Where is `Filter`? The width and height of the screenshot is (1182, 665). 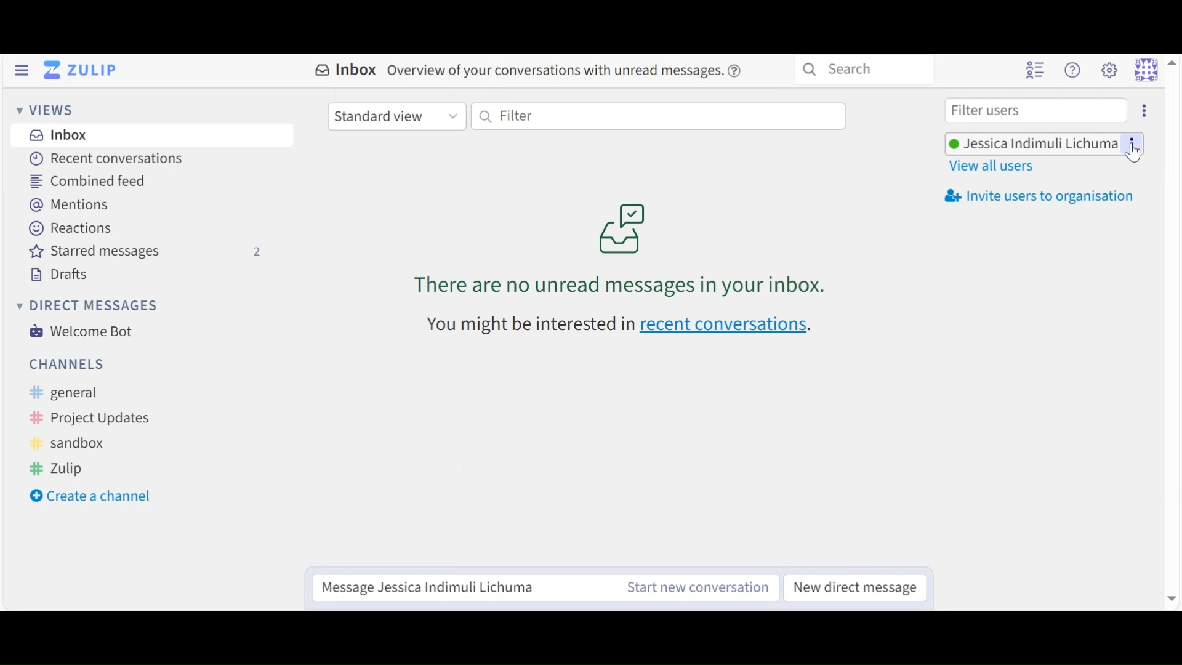
Filter is located at coordinates (657, 116).